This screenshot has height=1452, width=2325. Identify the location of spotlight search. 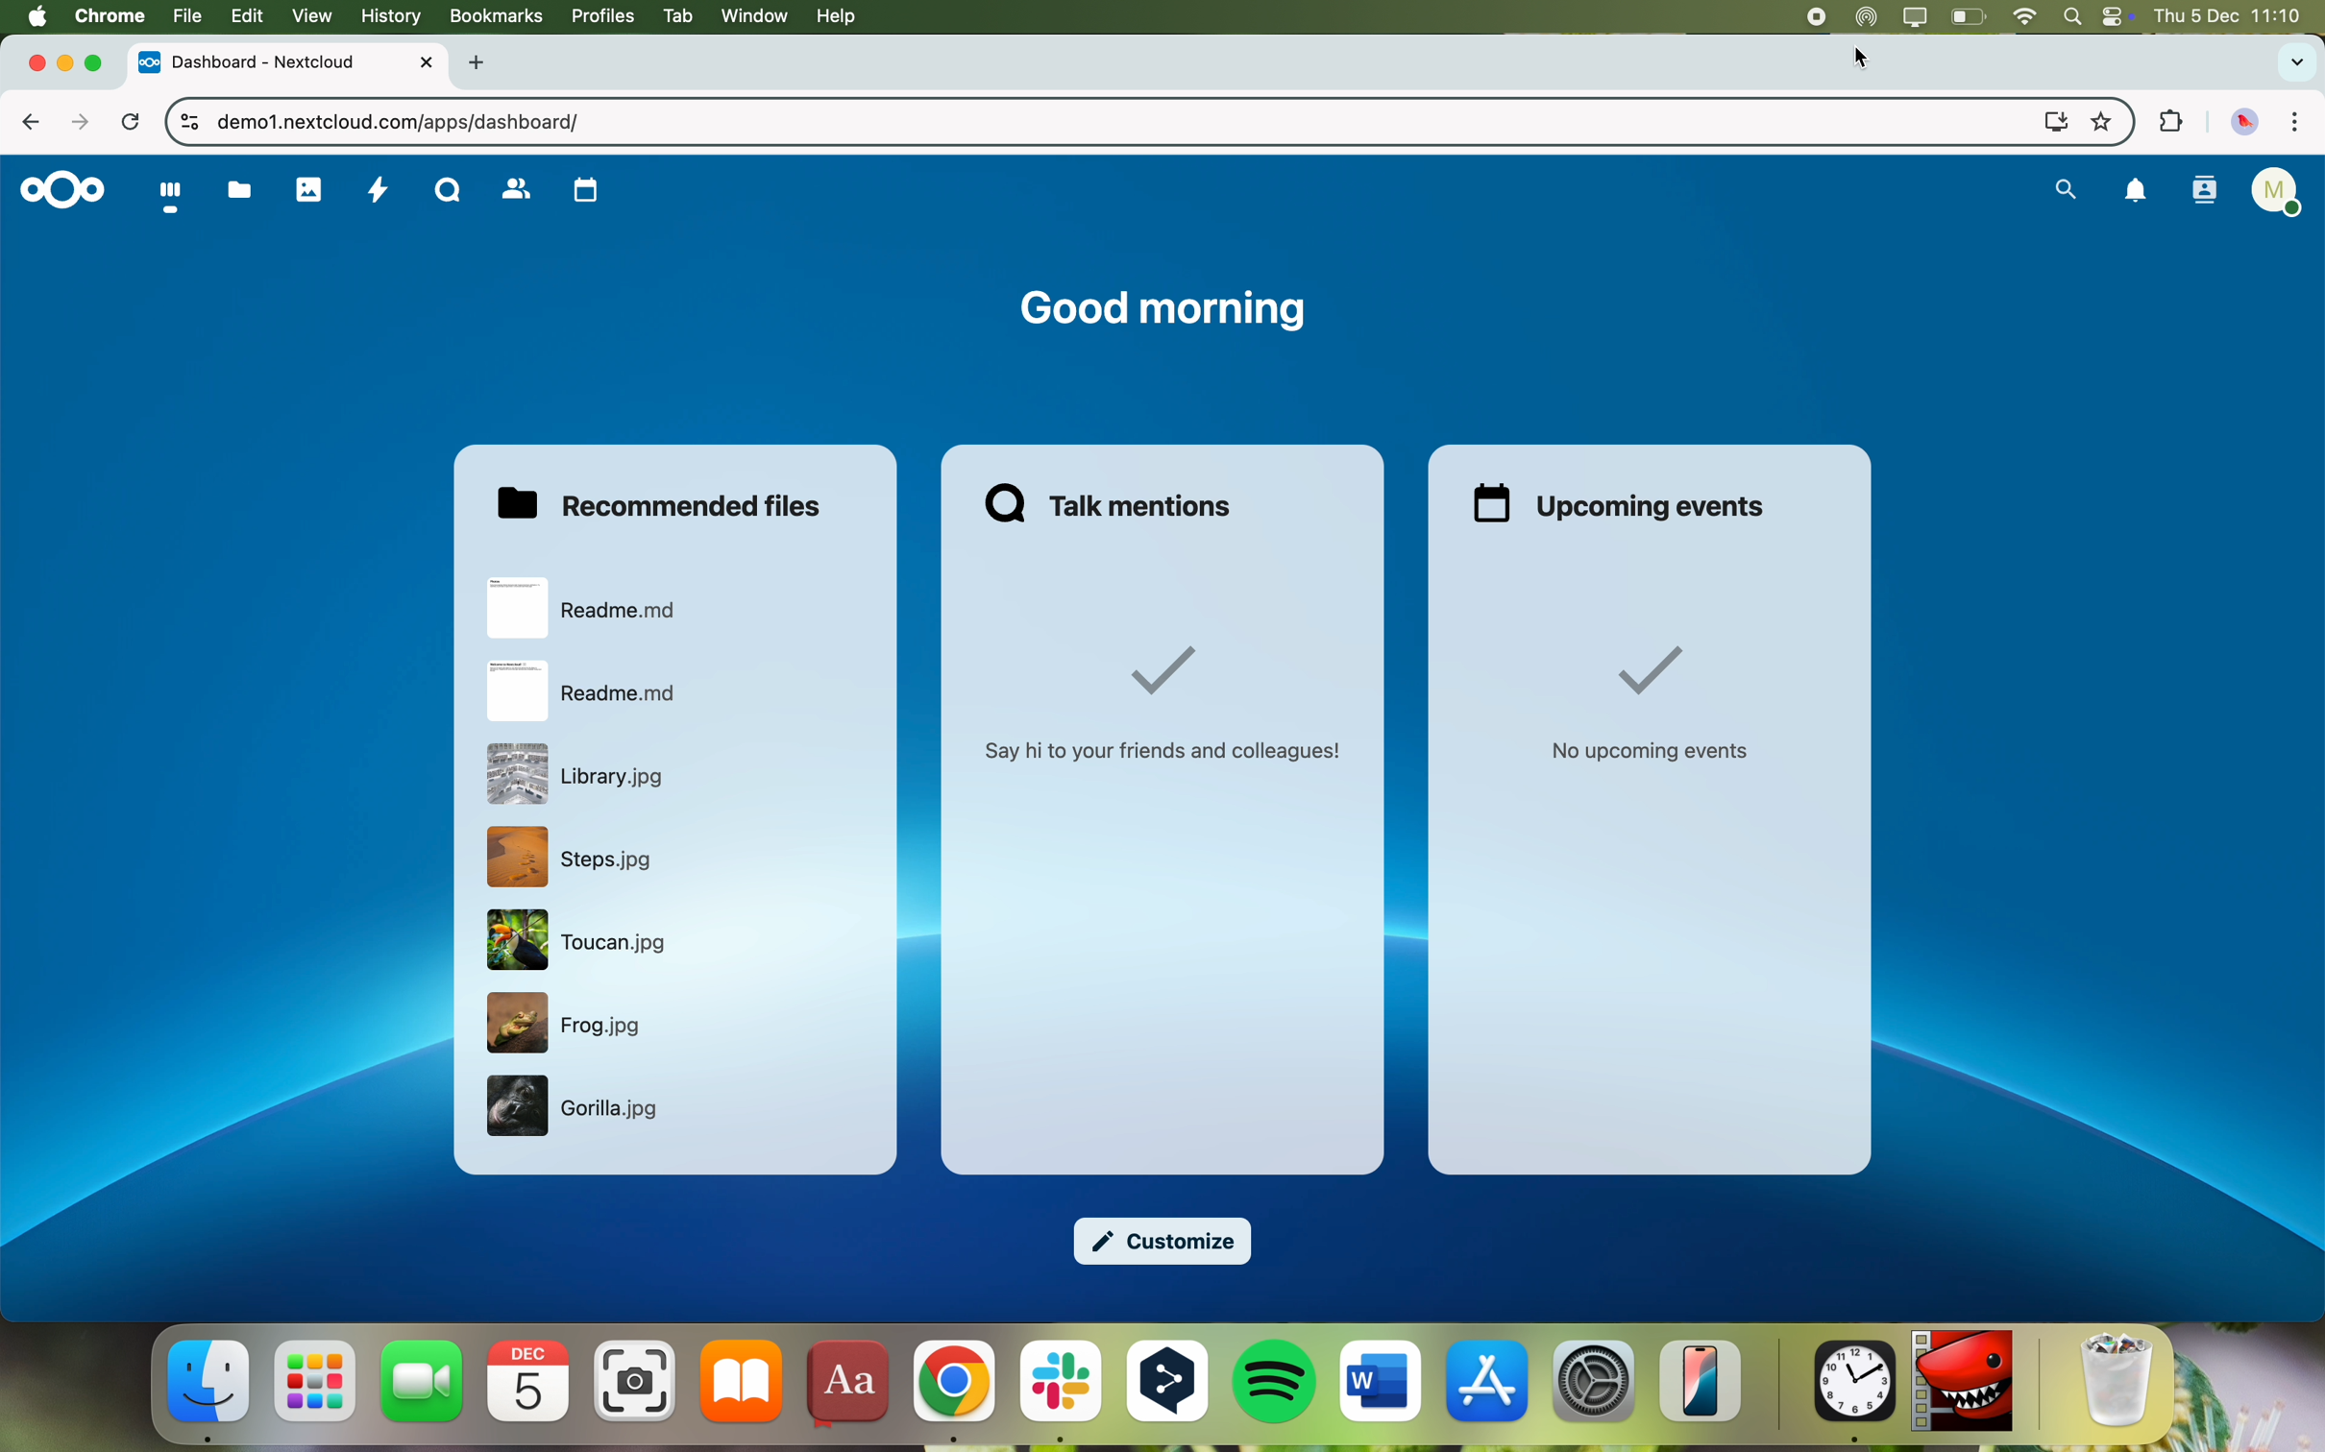
(2072, 15).